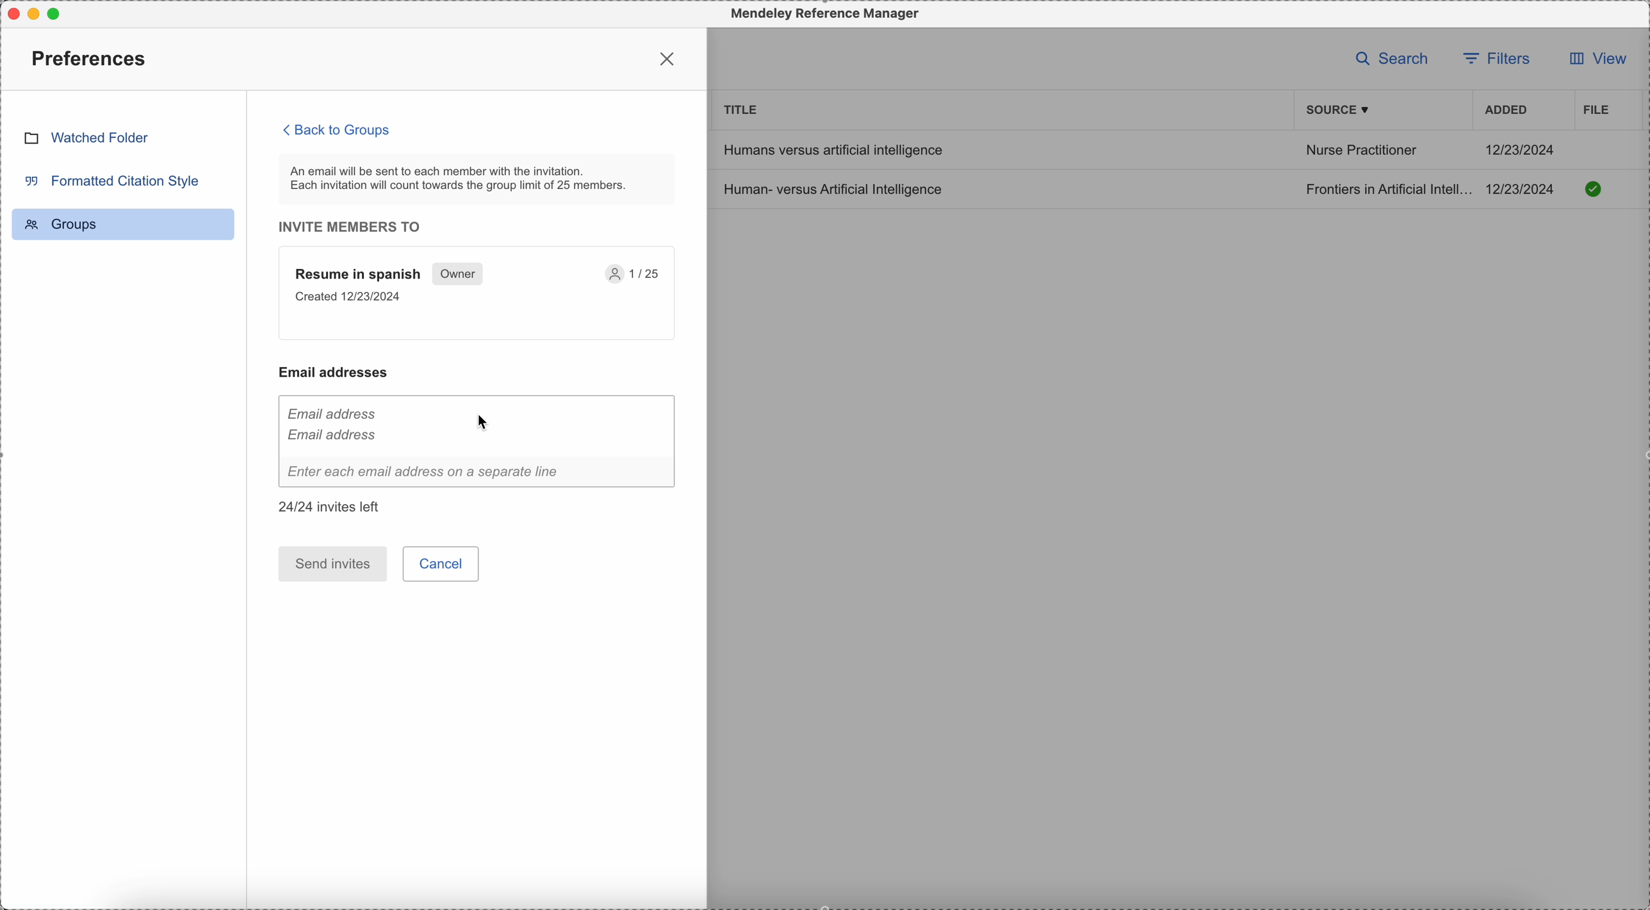  Describe the element at coordinates (86, 137) in the screenshot. I see `watched folder` at that location.